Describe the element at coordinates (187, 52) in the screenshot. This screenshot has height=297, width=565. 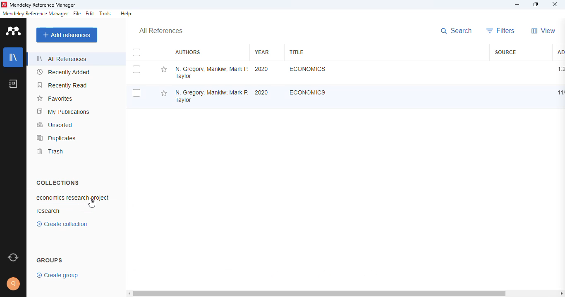
I see `authors` at that location.